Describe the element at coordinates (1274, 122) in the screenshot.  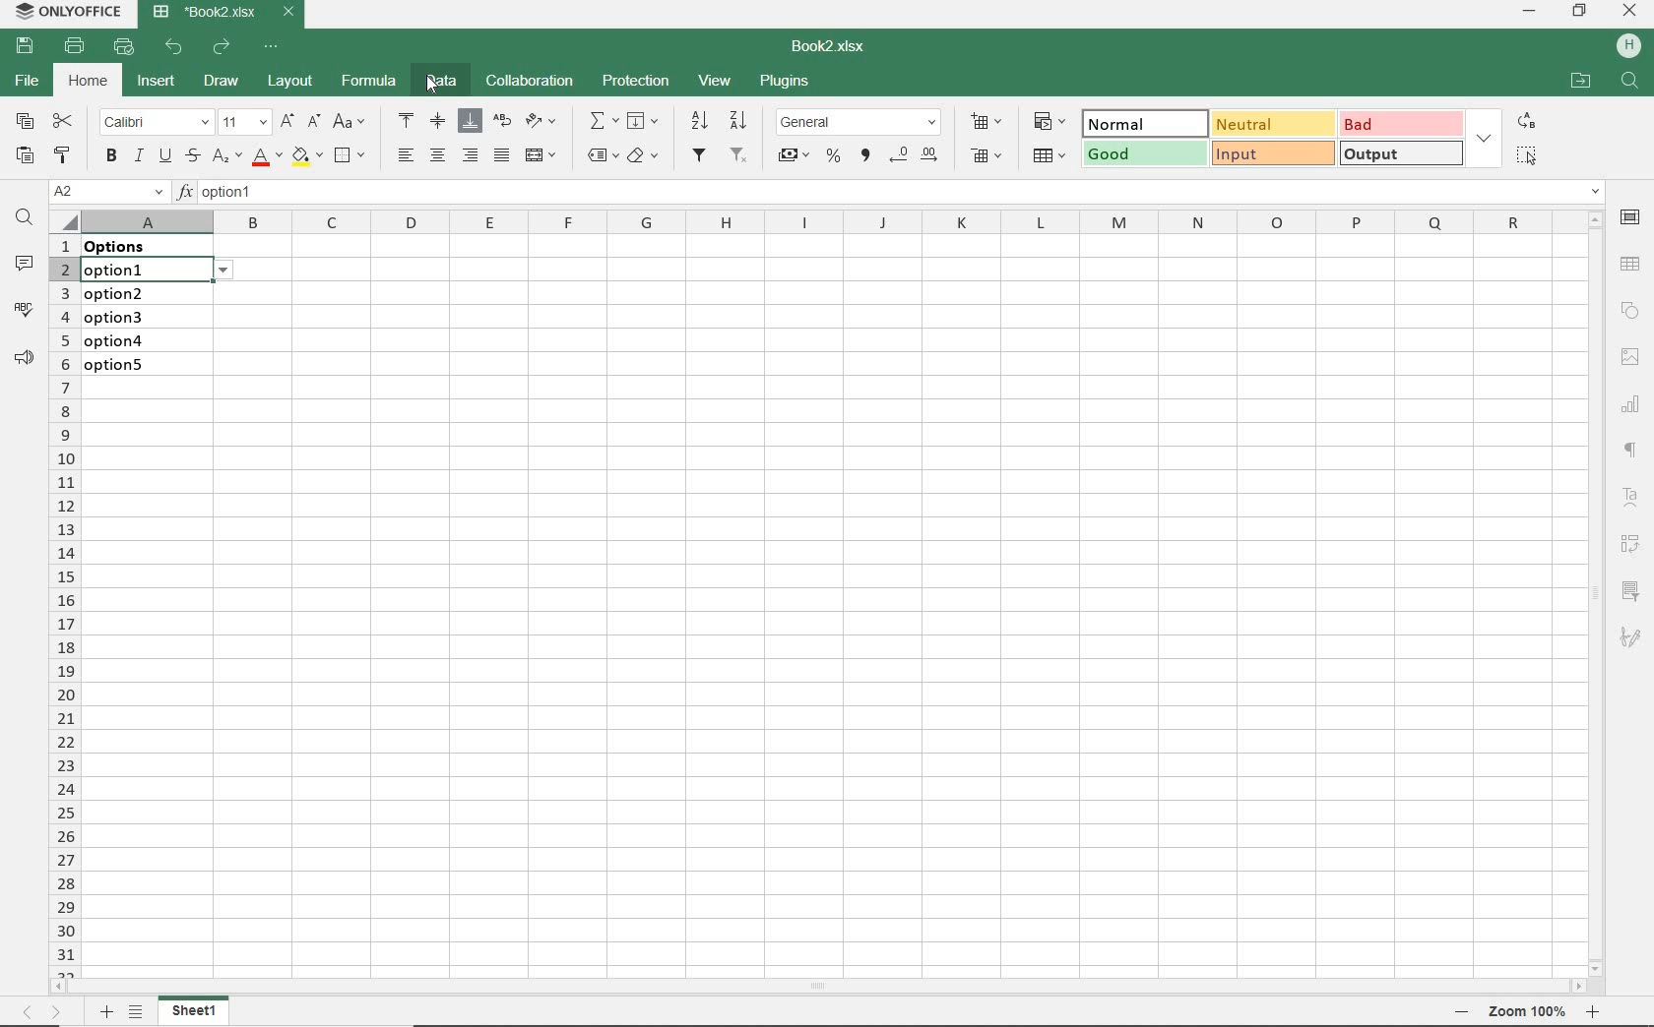
I see `NEUTRAL` at that location.